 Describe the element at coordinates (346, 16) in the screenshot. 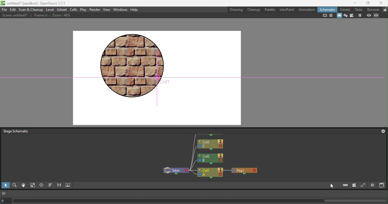

I see `3D view` at that location.